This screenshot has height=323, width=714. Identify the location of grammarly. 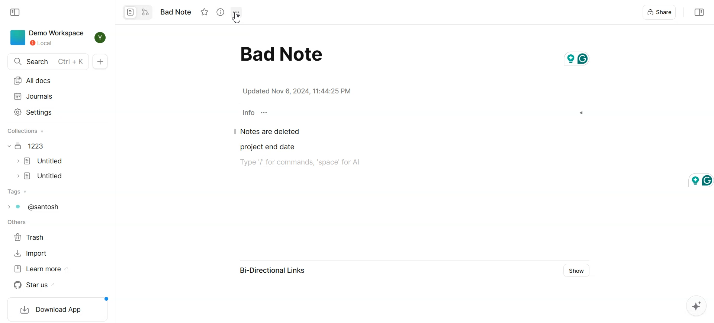
(699, 179).